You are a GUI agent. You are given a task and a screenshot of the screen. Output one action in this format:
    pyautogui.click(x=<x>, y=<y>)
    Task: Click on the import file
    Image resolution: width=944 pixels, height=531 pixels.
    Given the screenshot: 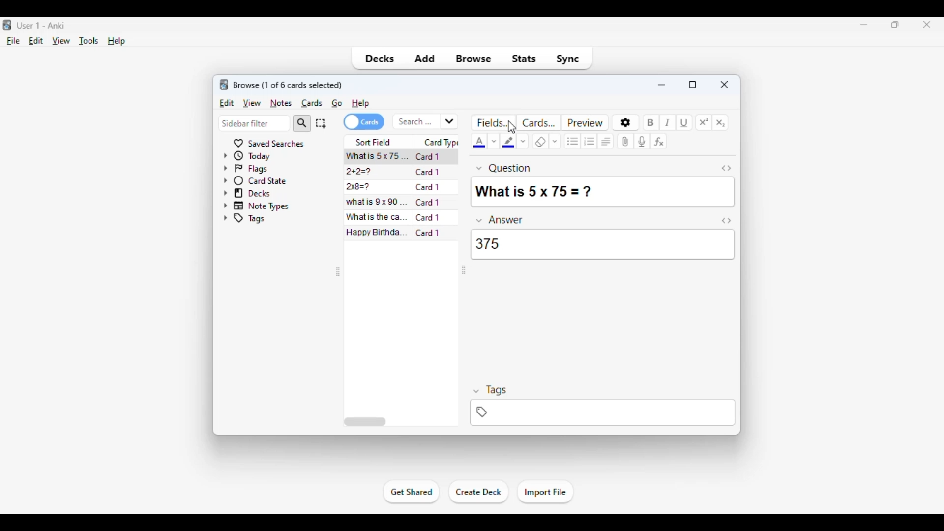 What is the action you would take?
    pyautogui.click(x=545, y=493)
    